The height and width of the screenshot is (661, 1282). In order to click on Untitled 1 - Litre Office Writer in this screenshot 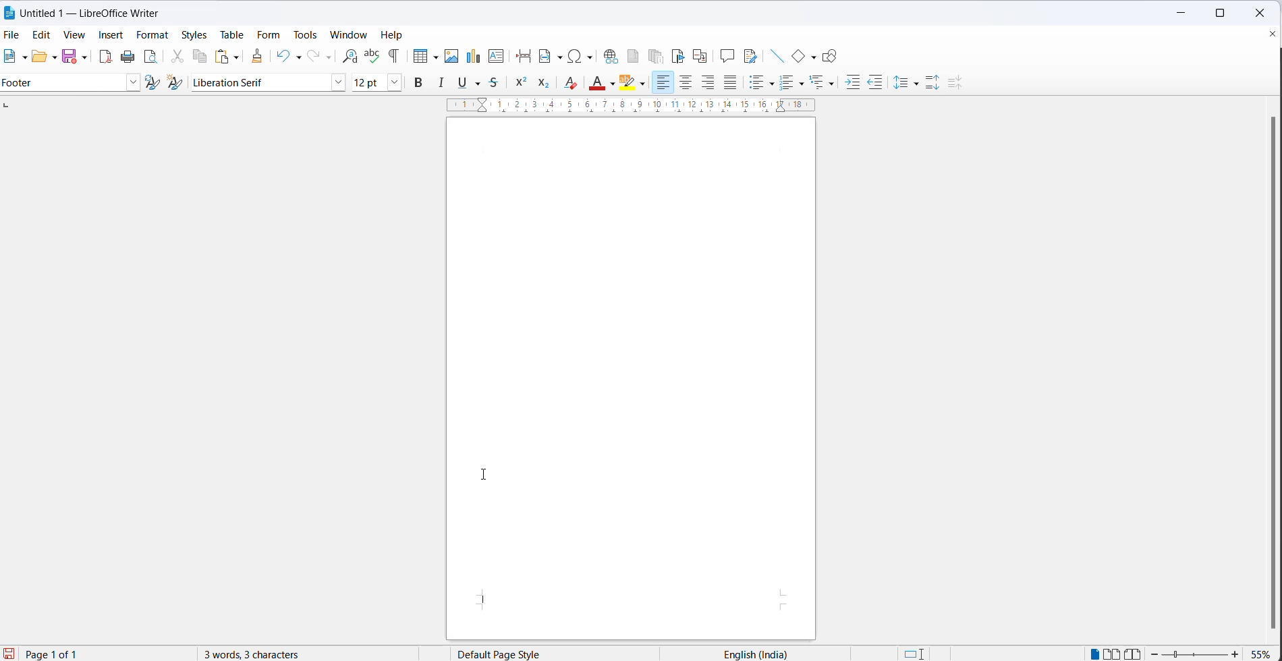, I will do `click(89, 12)`.